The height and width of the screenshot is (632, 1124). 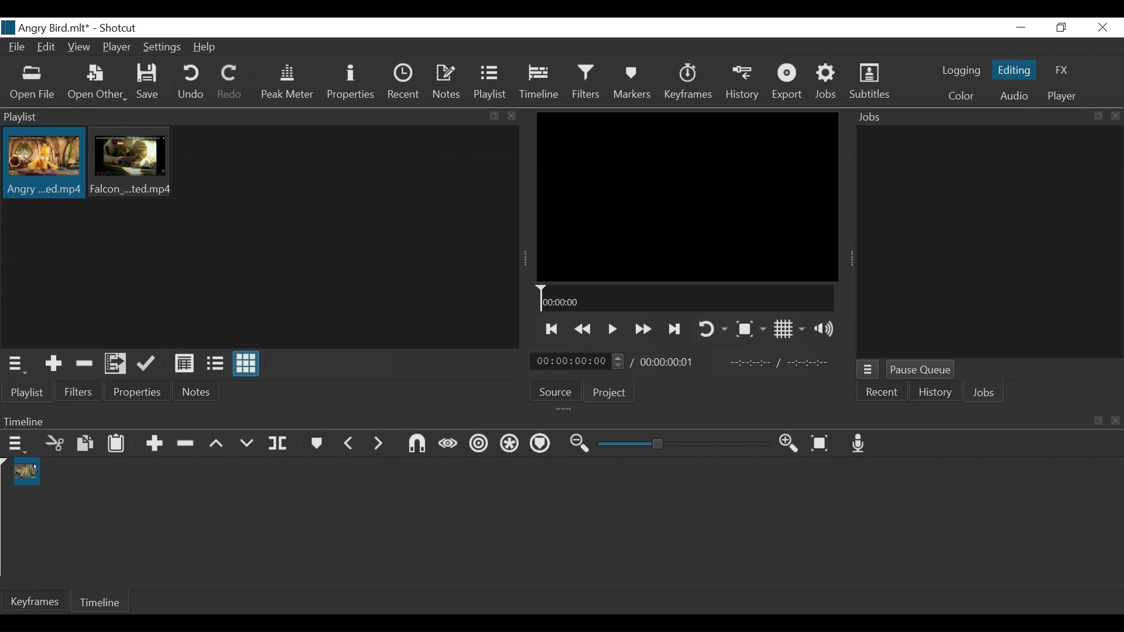 What do you see at coordinates (133, 163) in the screenshot?
I see `Clip` at bounding box center [133, 163].